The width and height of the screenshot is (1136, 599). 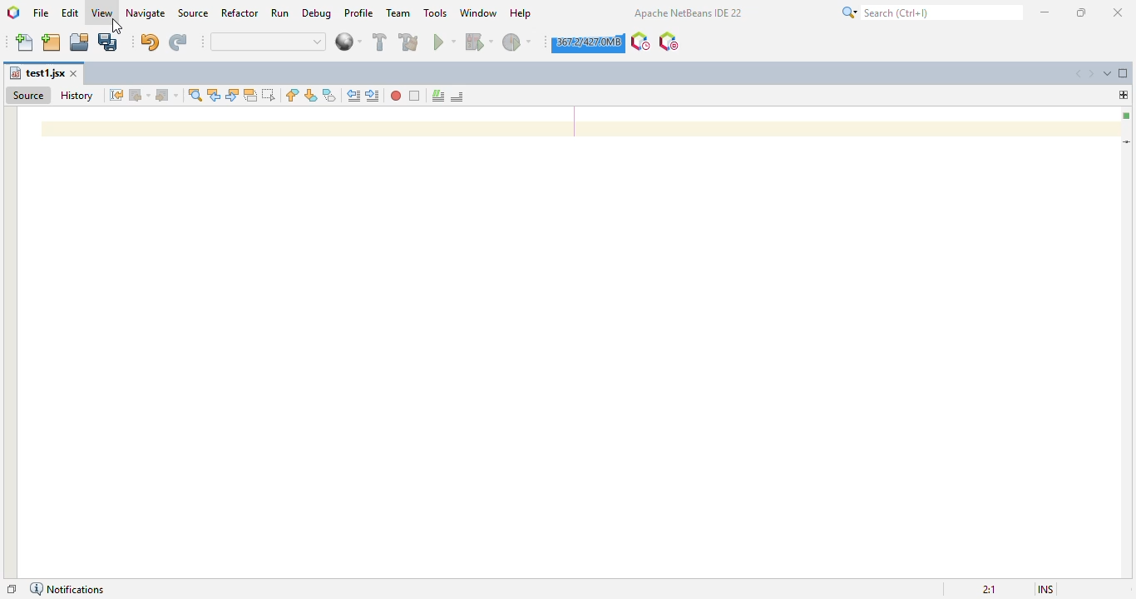 What do you see at coordinates (1127, 141) in the screenshot?
I see `current line` at bounding box center [1127, 141].